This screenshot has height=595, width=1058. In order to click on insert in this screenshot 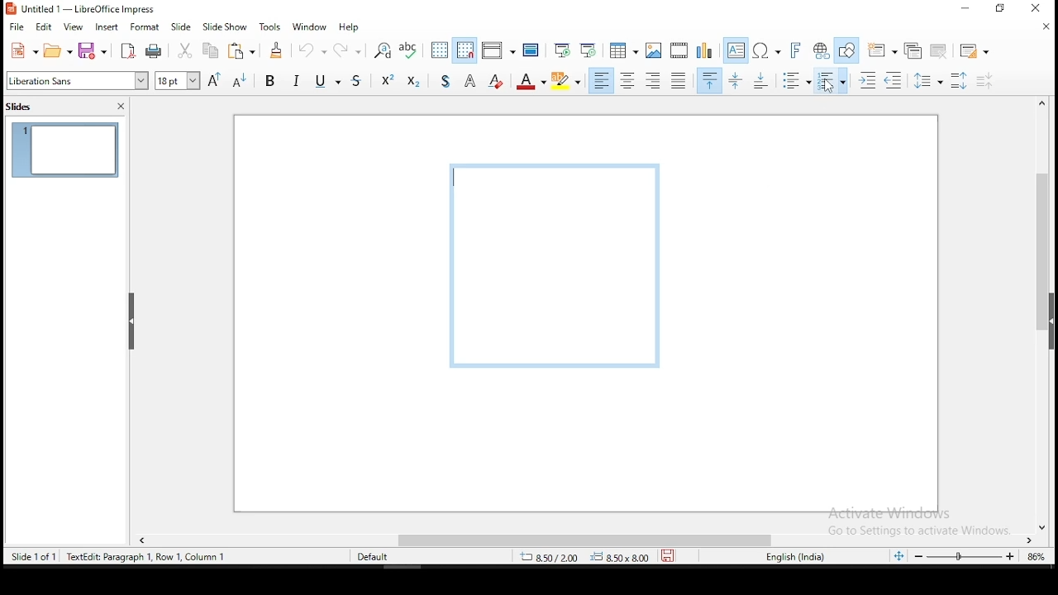, I will do `click(108, 29)`.